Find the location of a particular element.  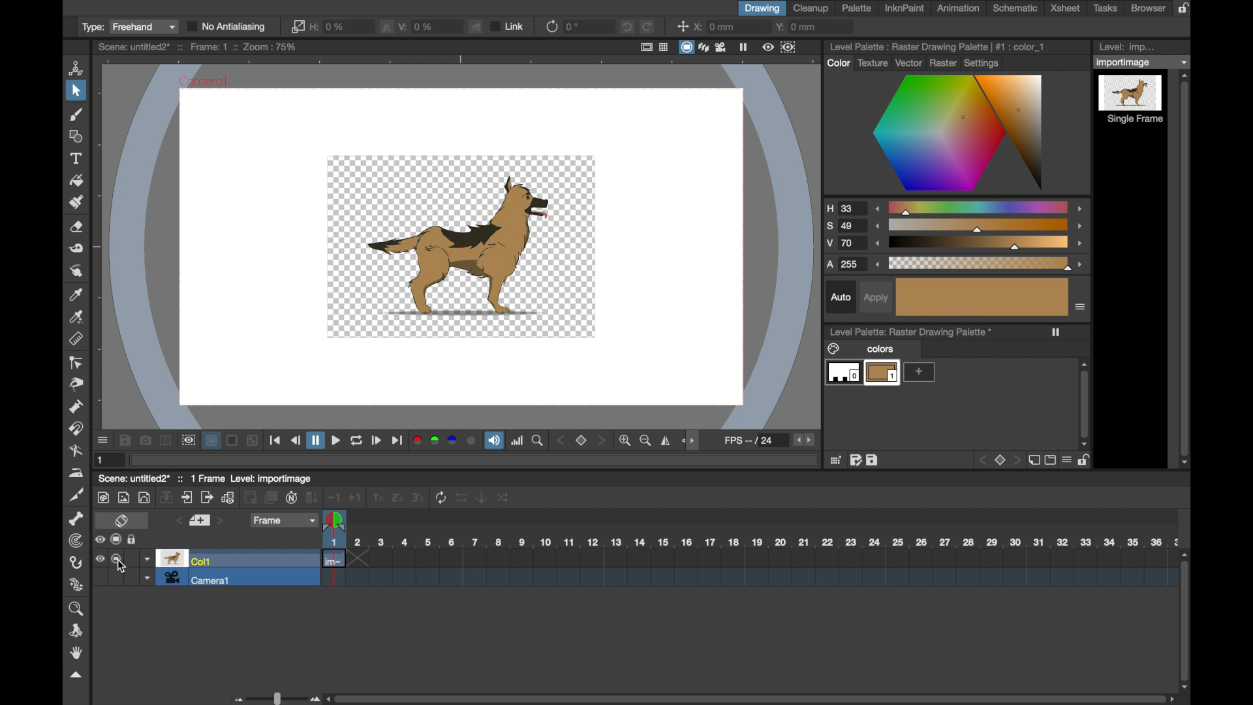

scale is located at coordinates (980, 264).